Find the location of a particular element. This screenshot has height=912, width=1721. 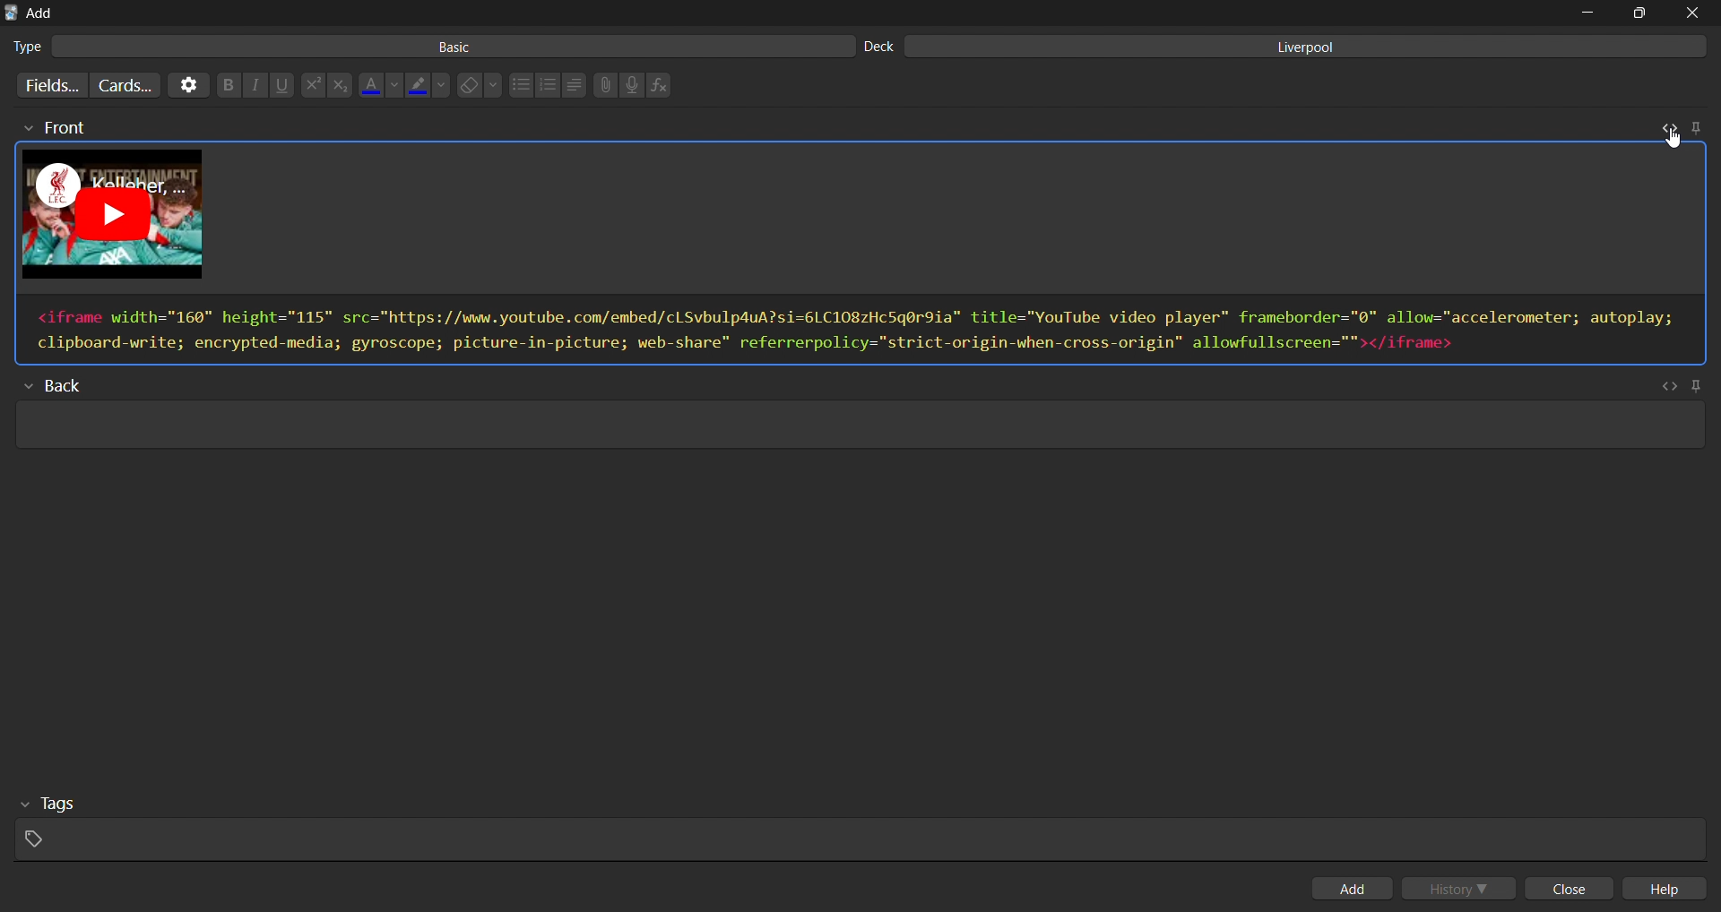

pin is located at coordinates (1699, 383).